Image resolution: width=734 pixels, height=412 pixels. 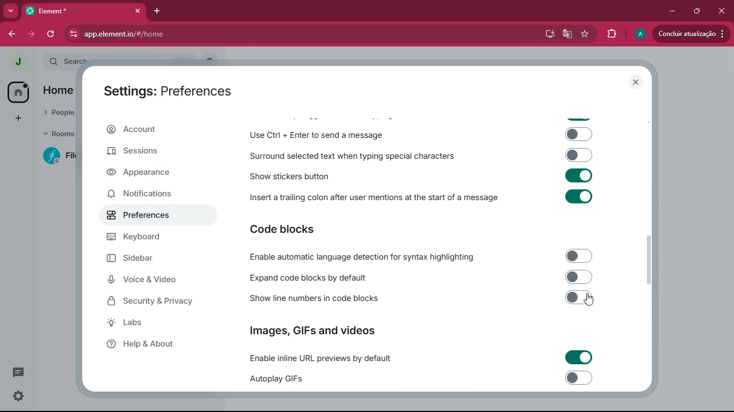 What do you see at coordinates (143, 173) in the screenshot?
I see `appearance` at bounding box center [143, 173].